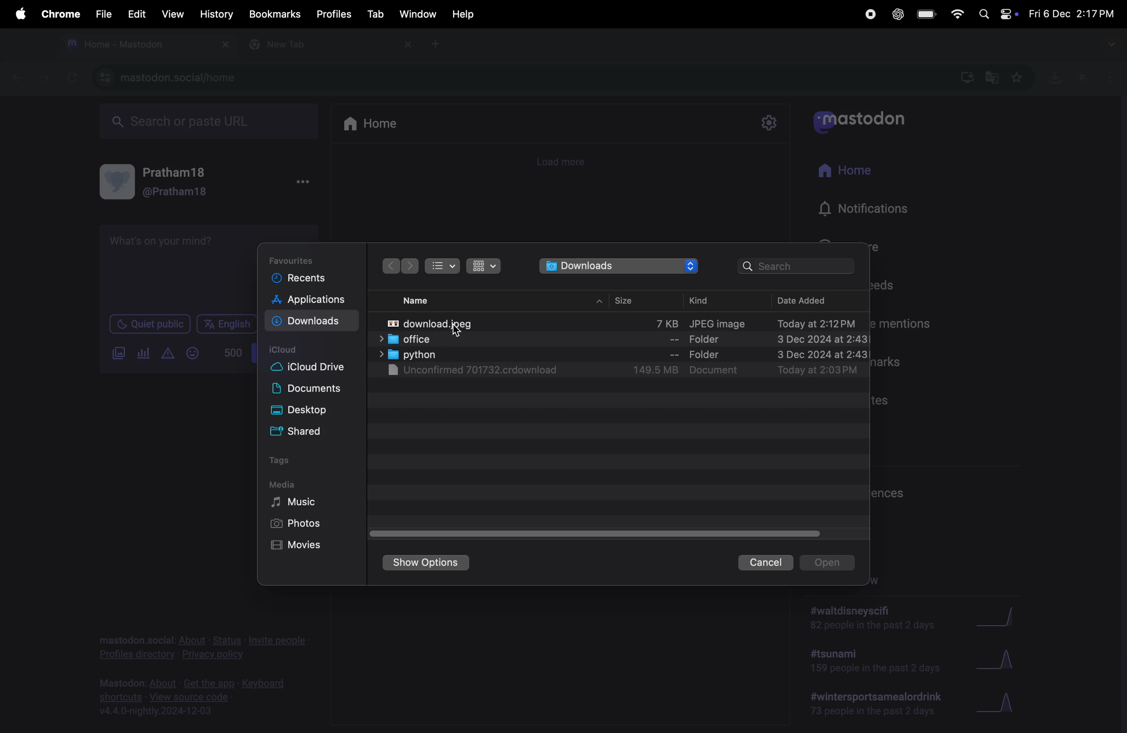  Describe the element at coordinates (21, 79) in the screenshot. I see `backward` at that location.